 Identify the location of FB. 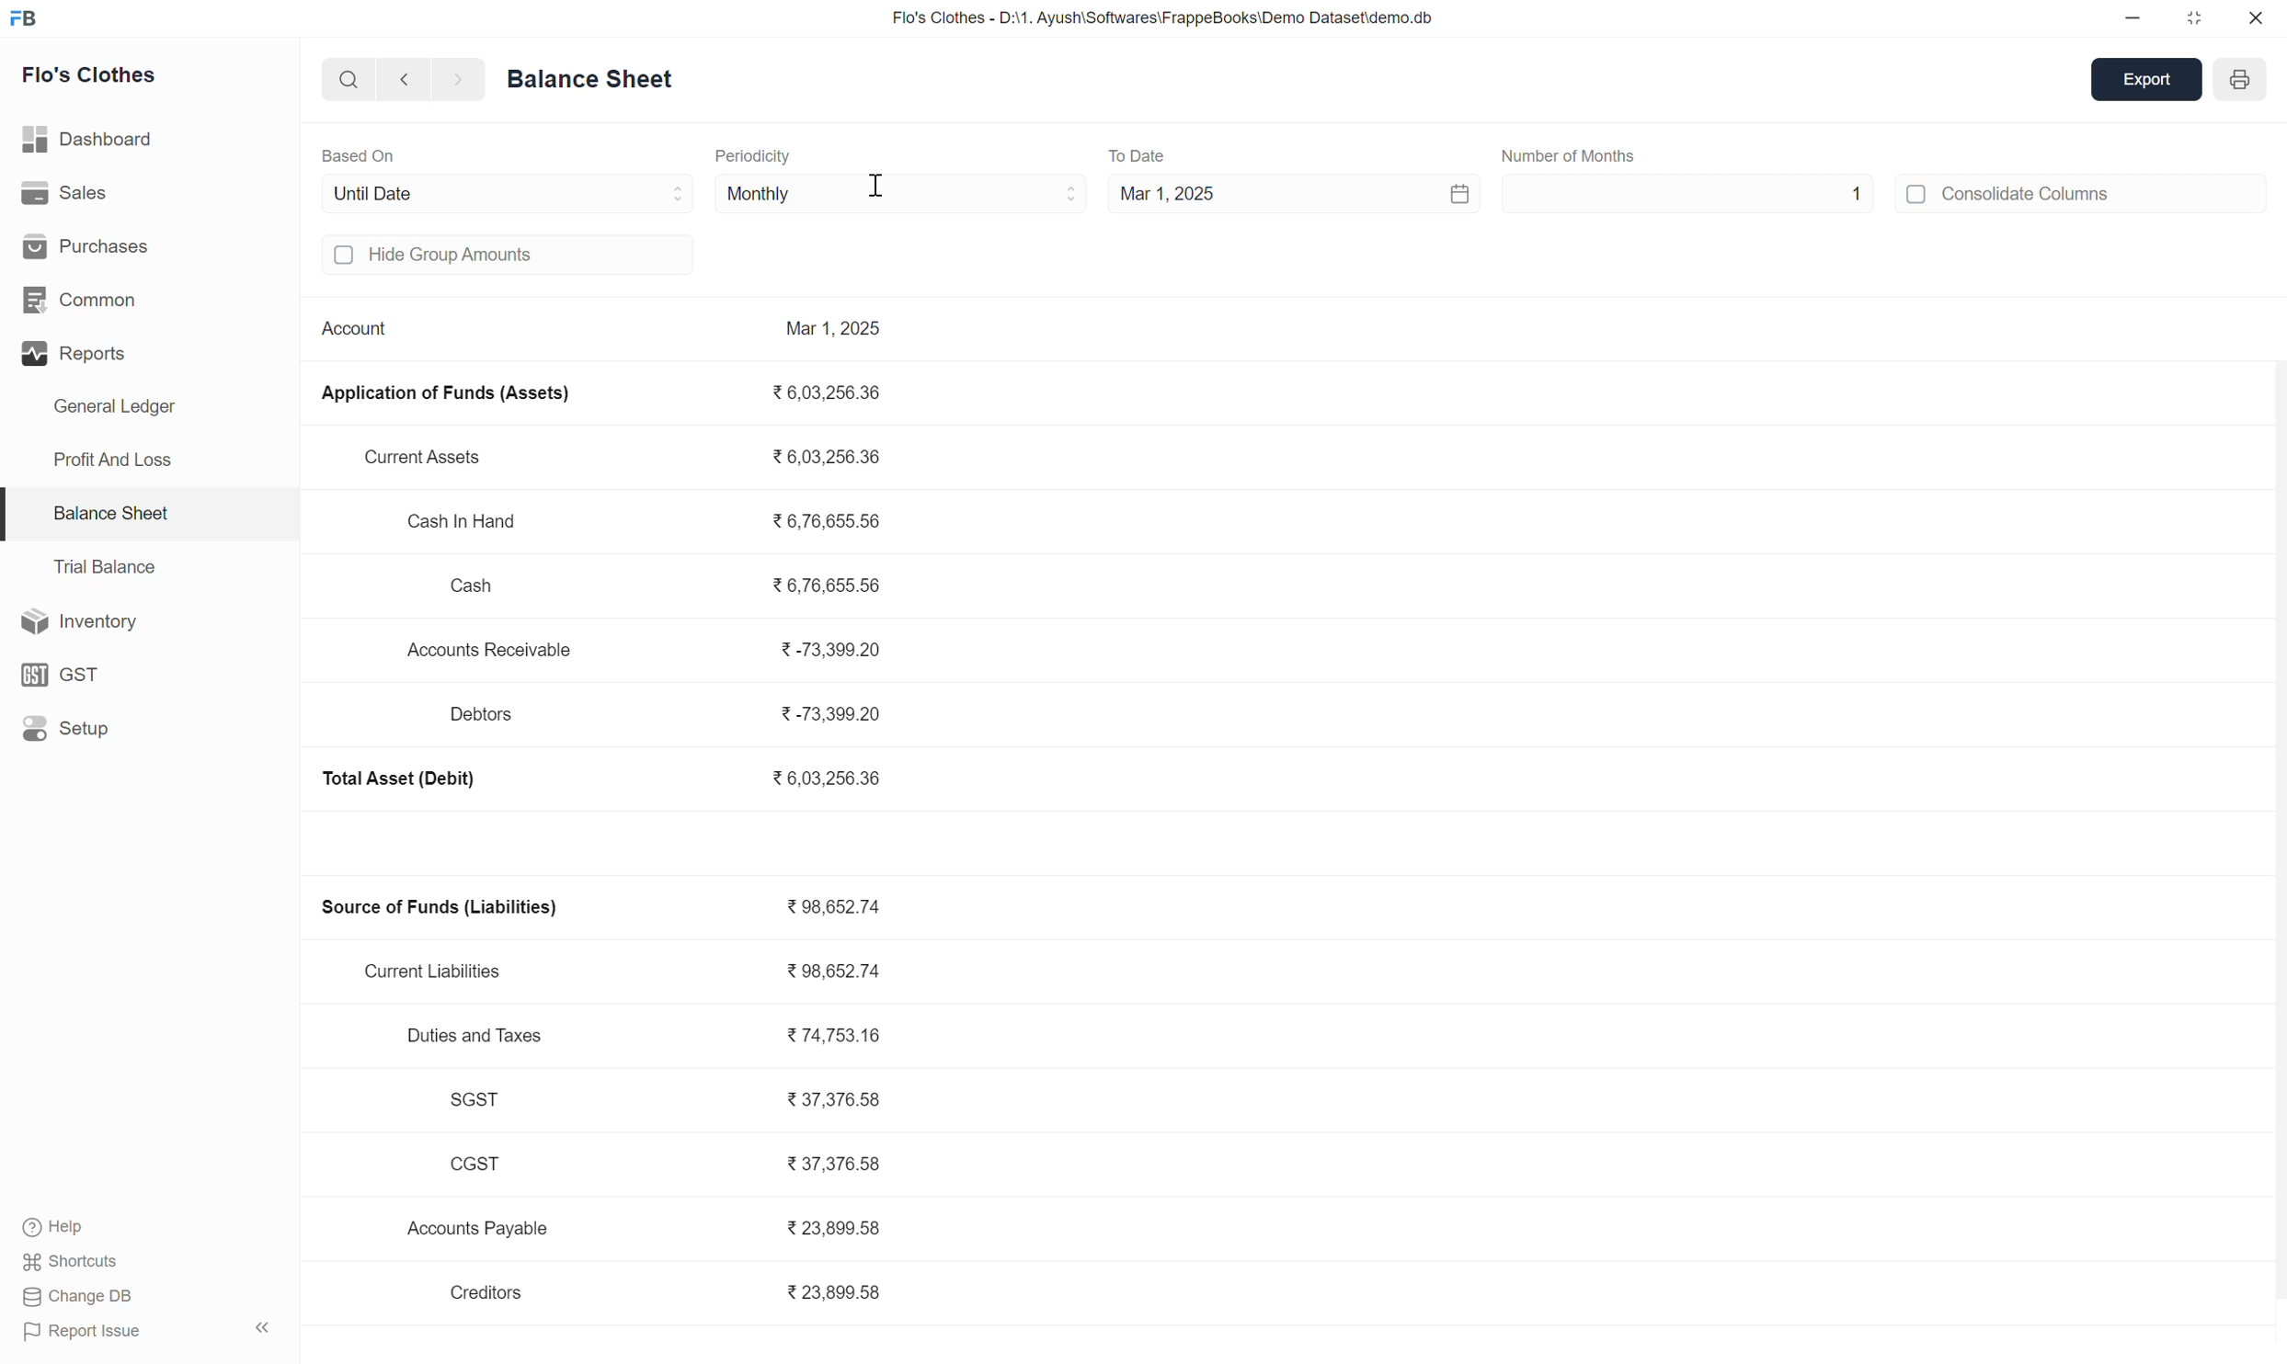
(27, 17).